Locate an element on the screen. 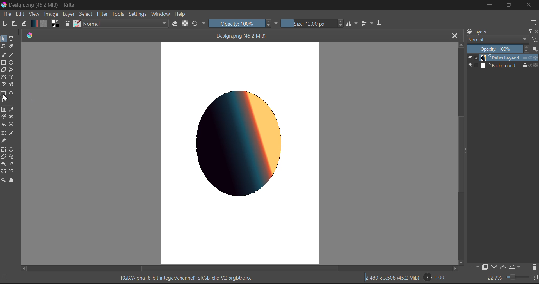  Move Layer is located at coordinates (11, 93).